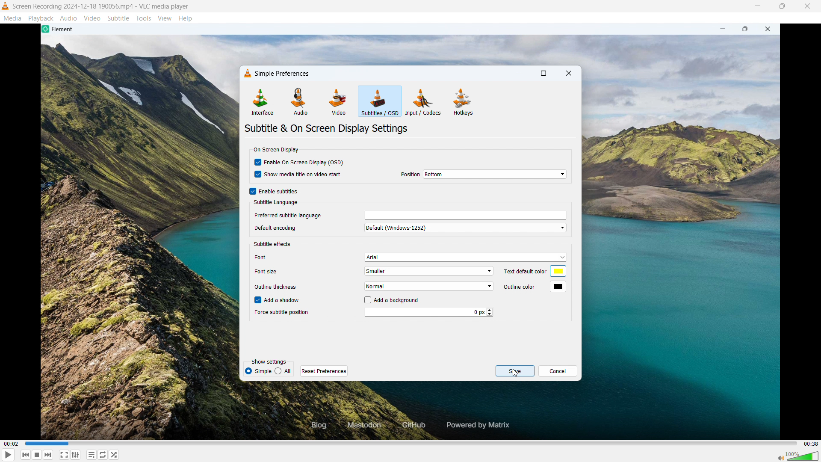 The image size is (821, 462). Describe the element at coordinates (279, 191) in the screenshot. I see `Enable subtitles ` at that location.